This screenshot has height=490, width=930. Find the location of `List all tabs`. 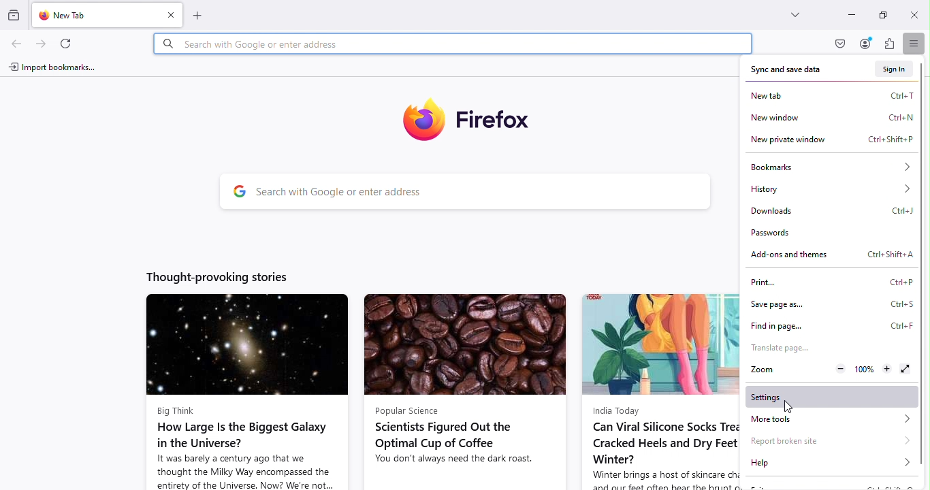

List all tabs is located at coordinates (788, 13).